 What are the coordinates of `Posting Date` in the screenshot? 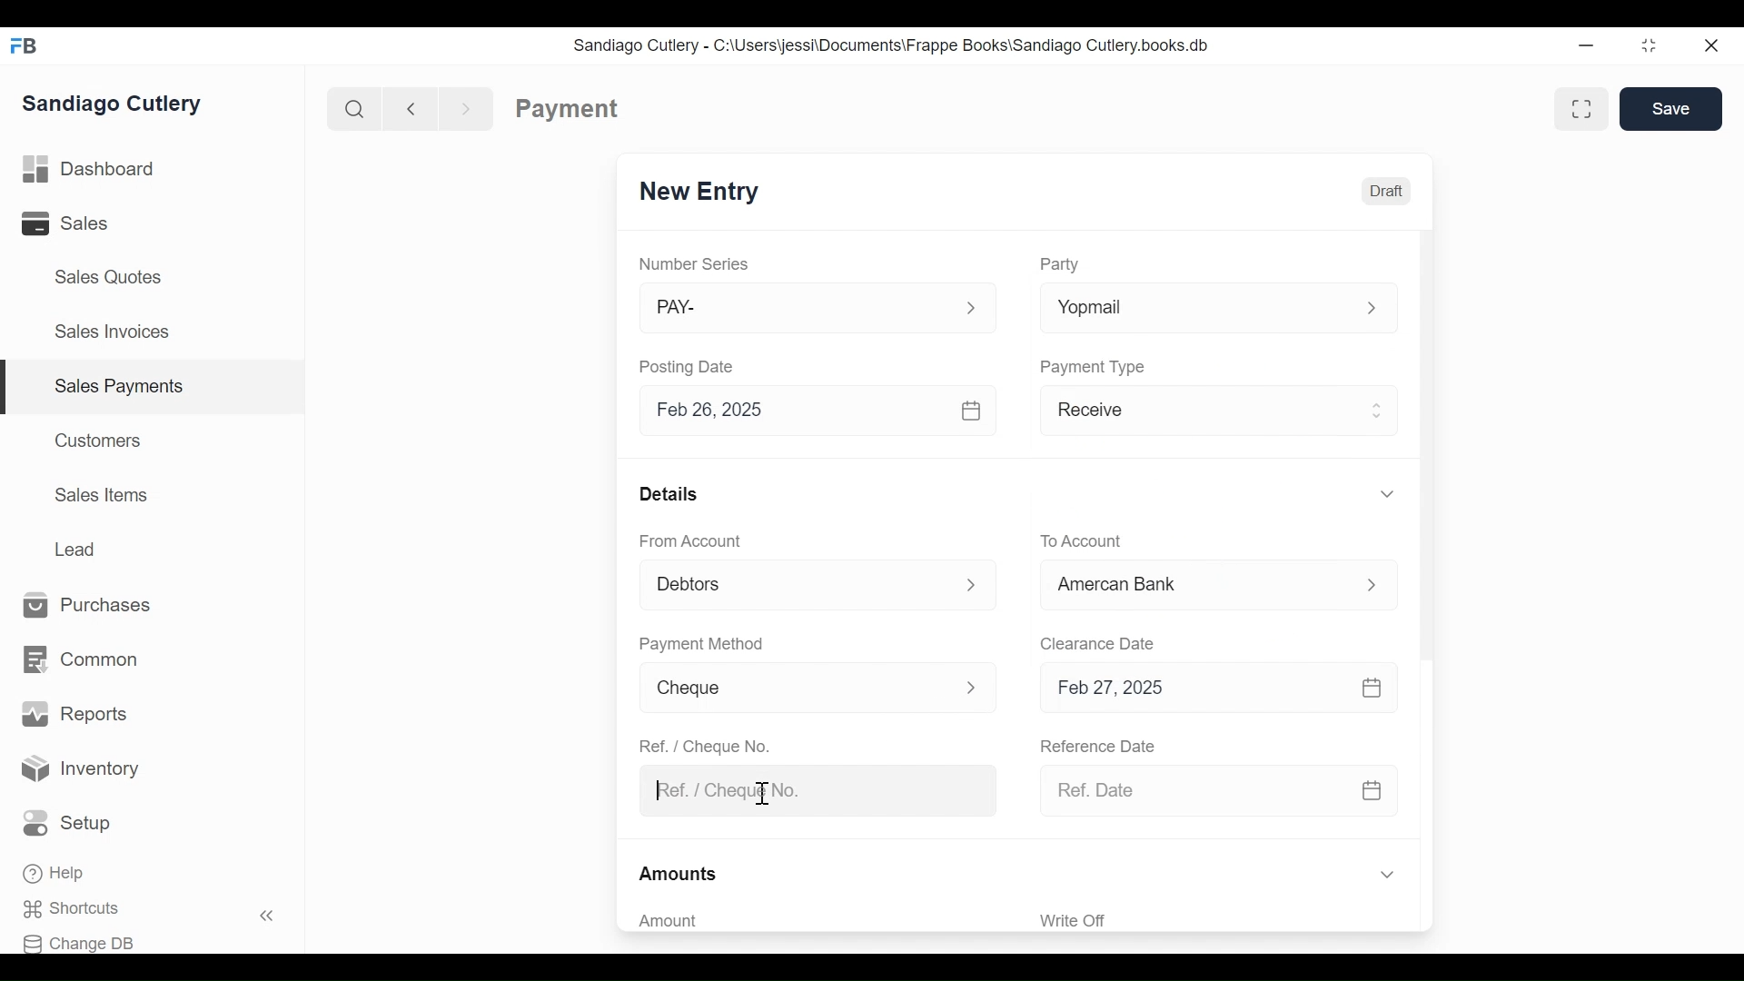 It's located at (689, 366).